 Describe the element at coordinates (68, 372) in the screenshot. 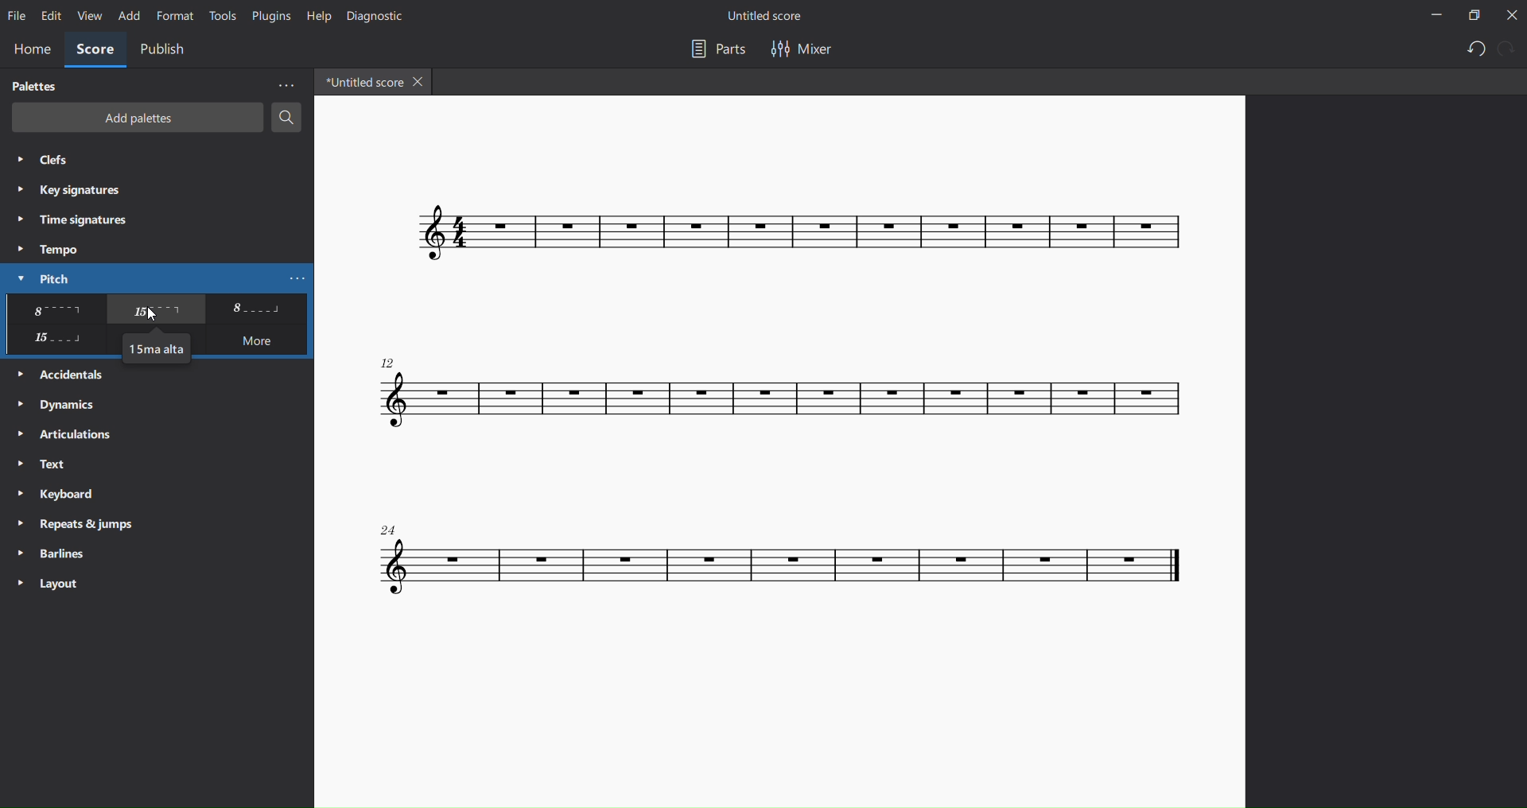

I see `accidentals` at that location.